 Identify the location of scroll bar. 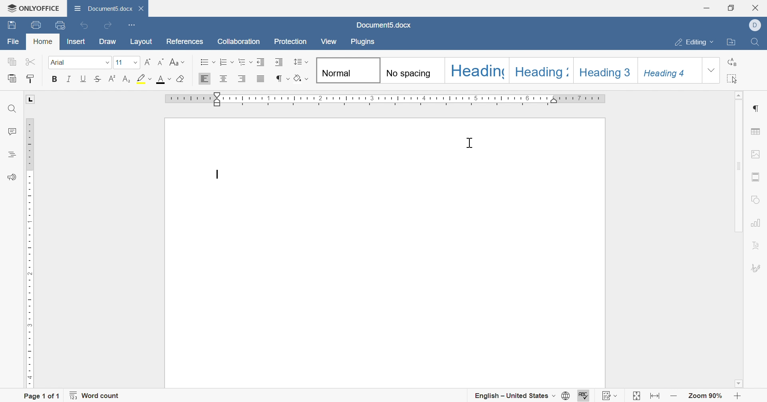
(739, 166).